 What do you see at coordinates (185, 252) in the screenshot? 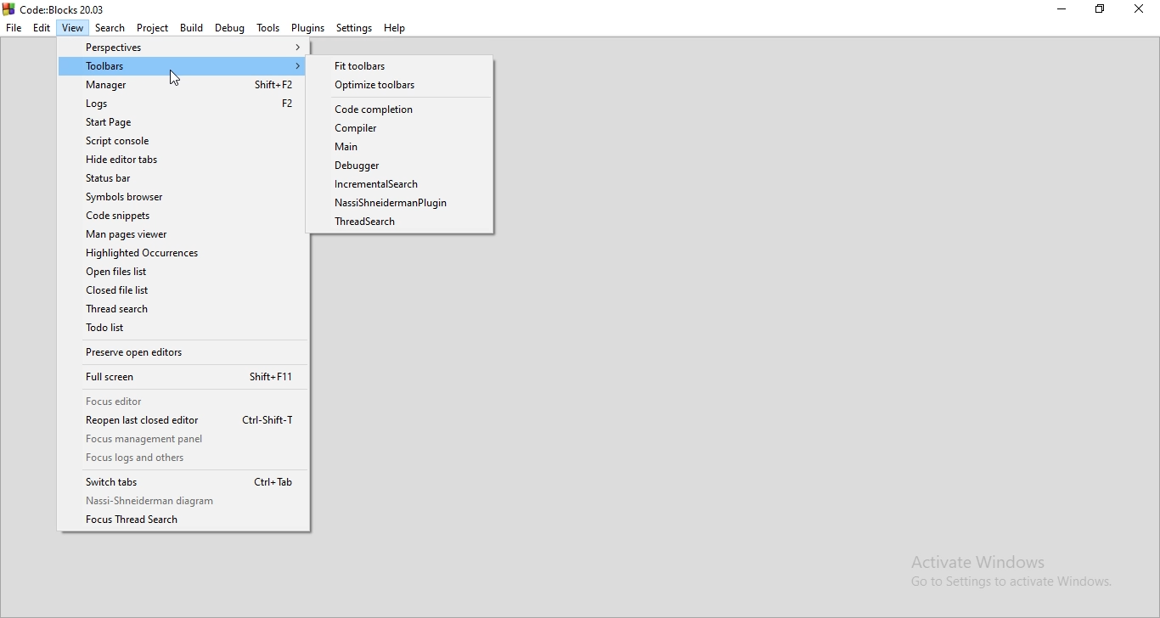
I see `Highlighted Occurences` at bounding box center [185, 252].